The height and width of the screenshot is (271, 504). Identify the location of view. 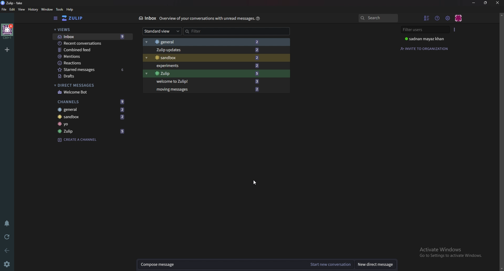
(22, 9).